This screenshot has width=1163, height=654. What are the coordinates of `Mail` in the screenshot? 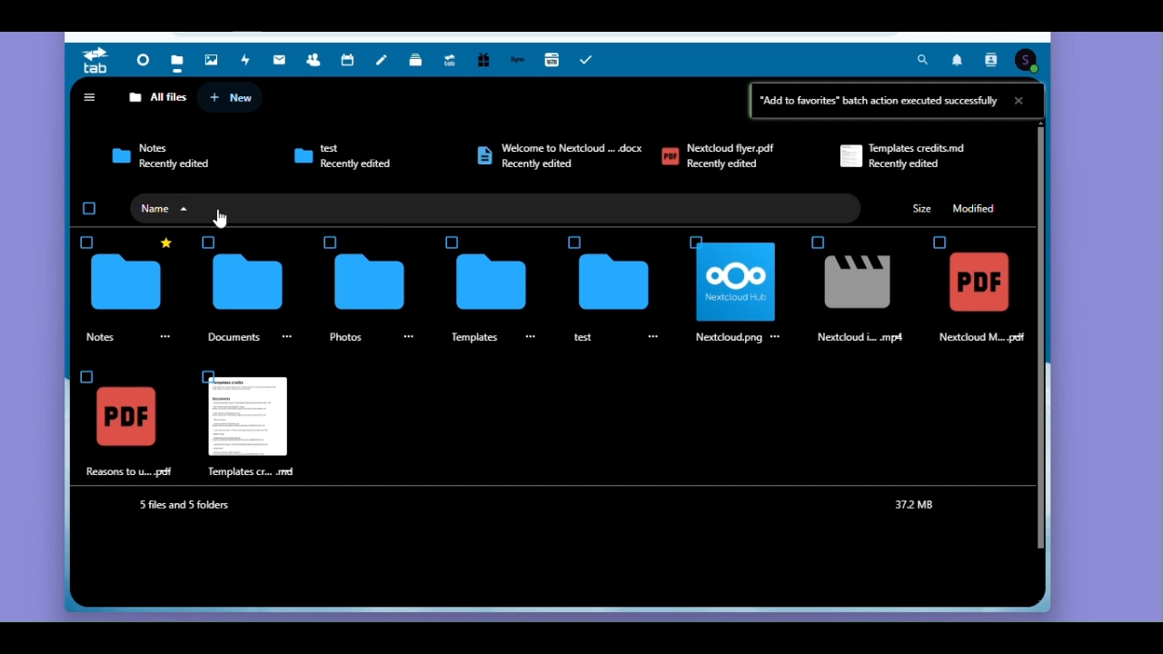 It's located at (279, 60).